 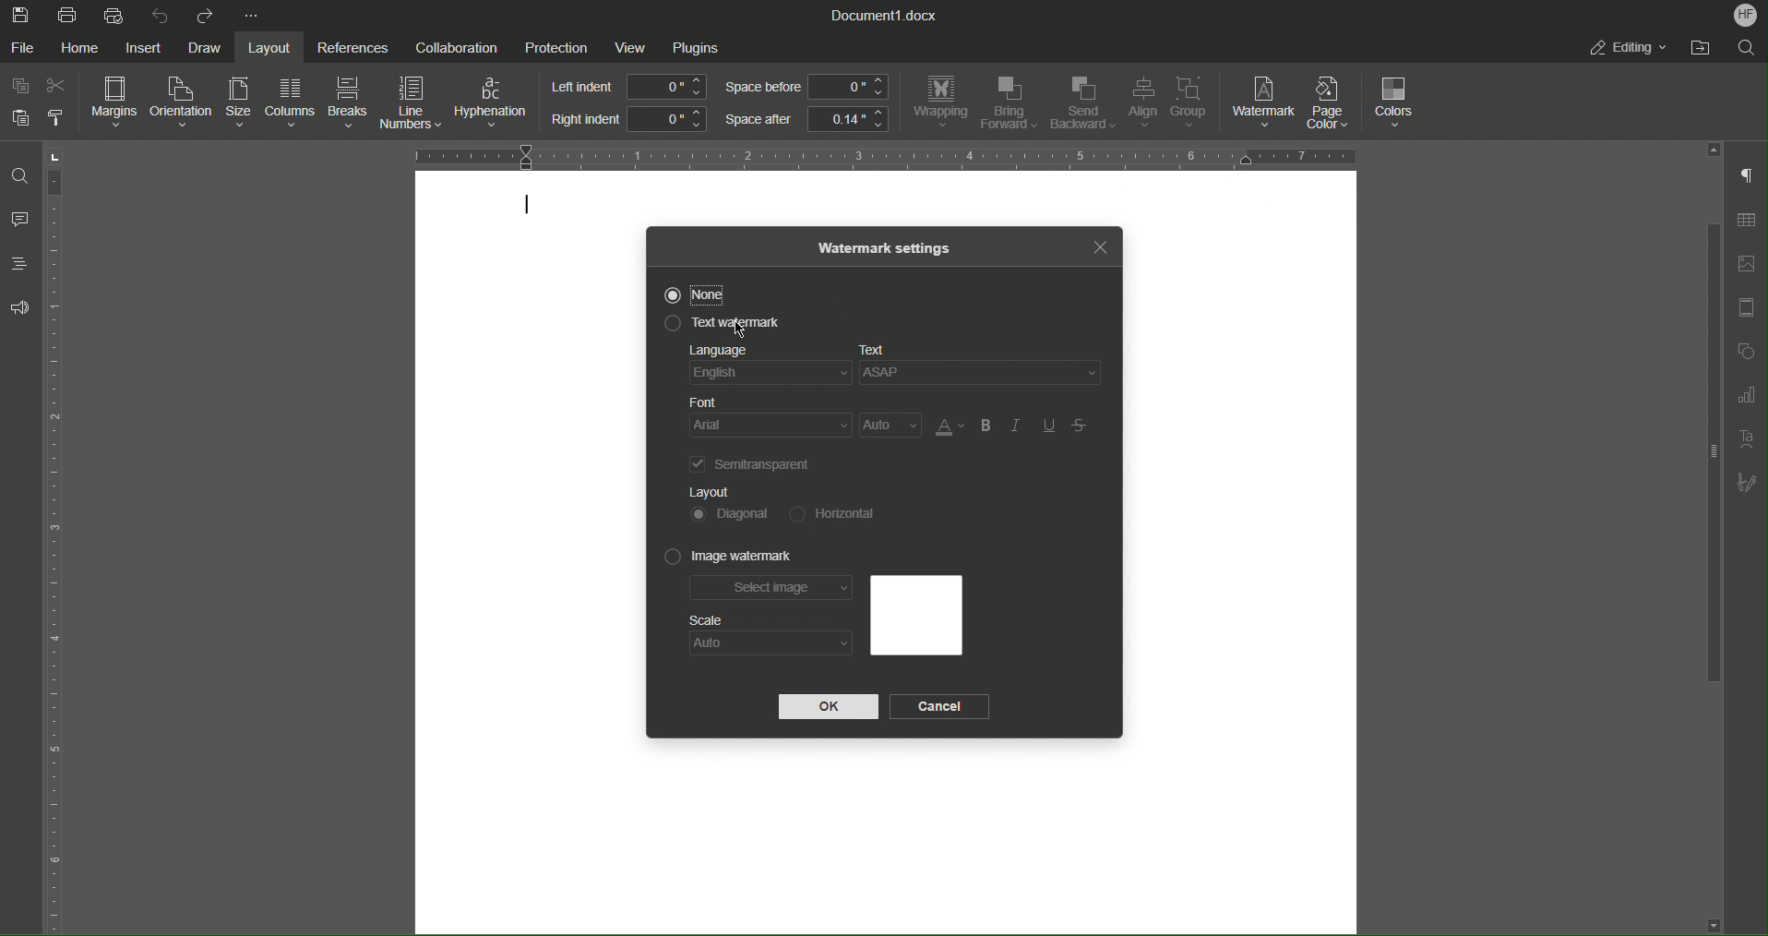 I want to click on Insert, so click(x=142, y=48).